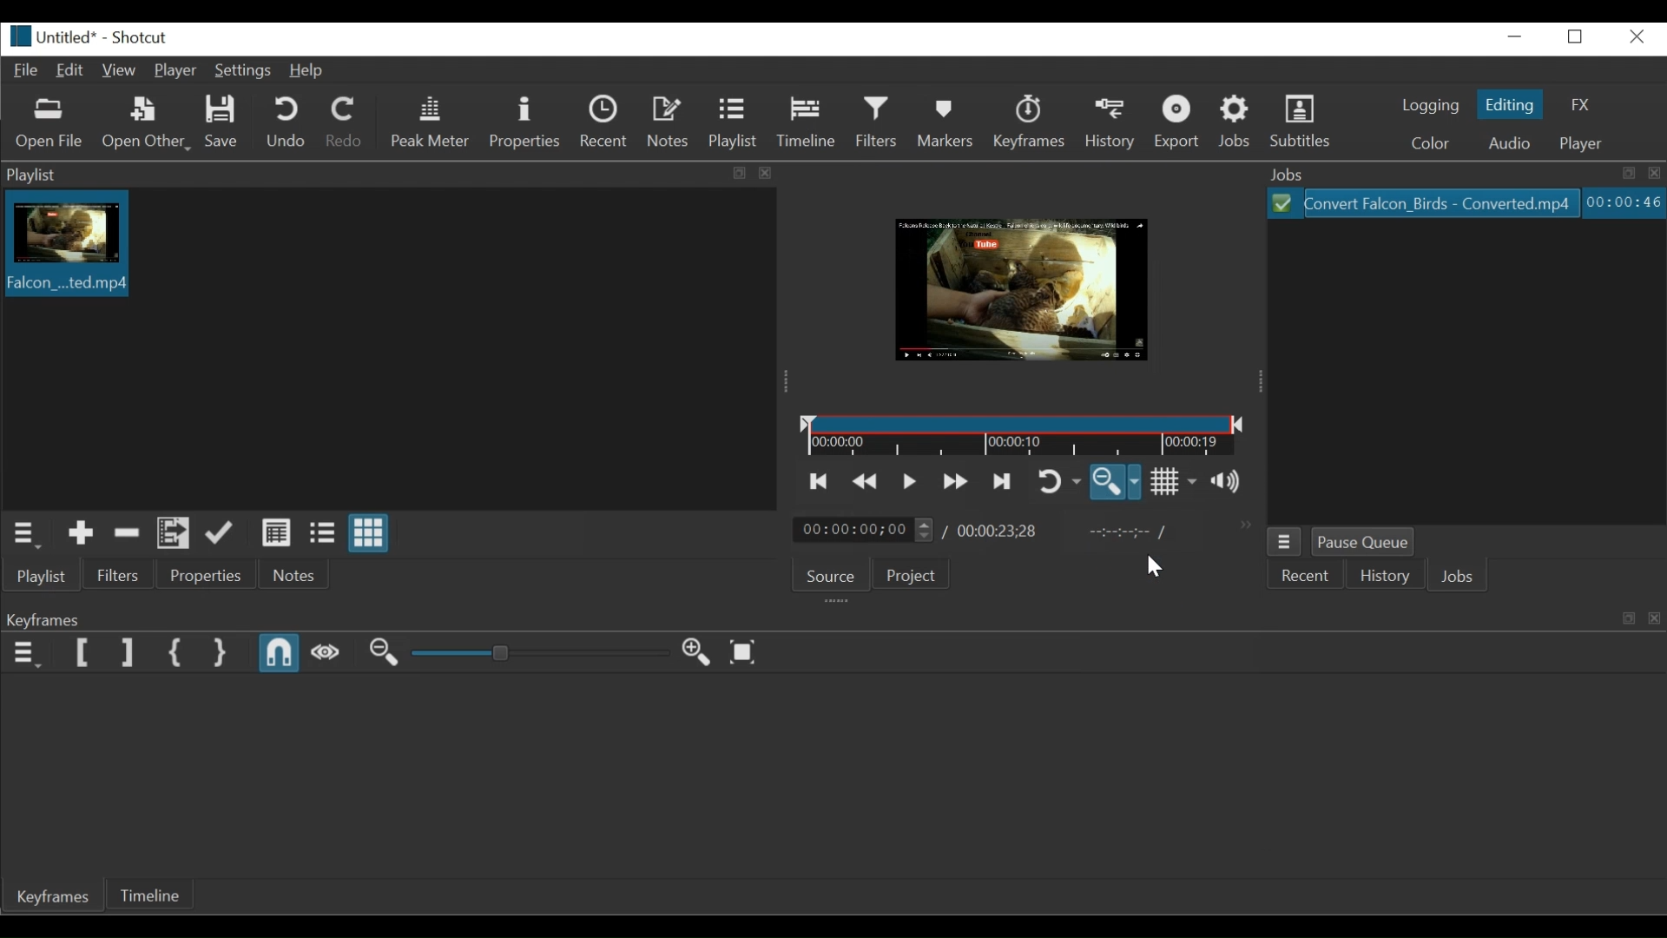  What do you see at coordinates (1235, 479) in the screenshot?
I see `Show the volume control` at bounding box center [1235, 479].